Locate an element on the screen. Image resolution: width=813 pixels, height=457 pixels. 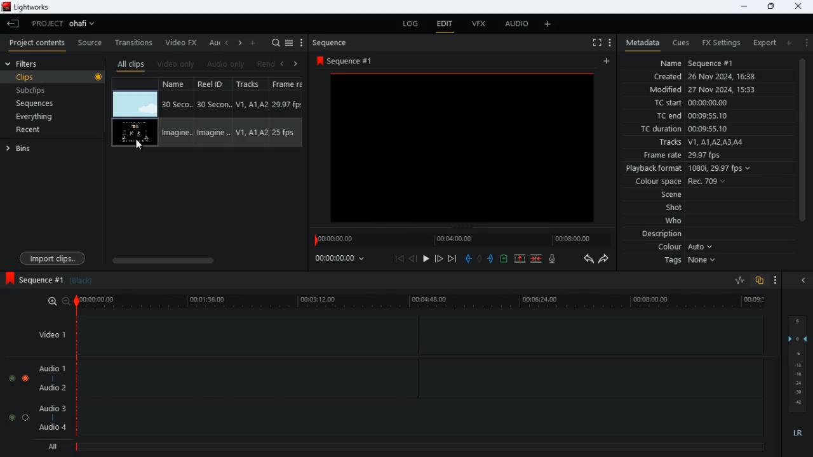
metadata is located at coordinates (640, 42).